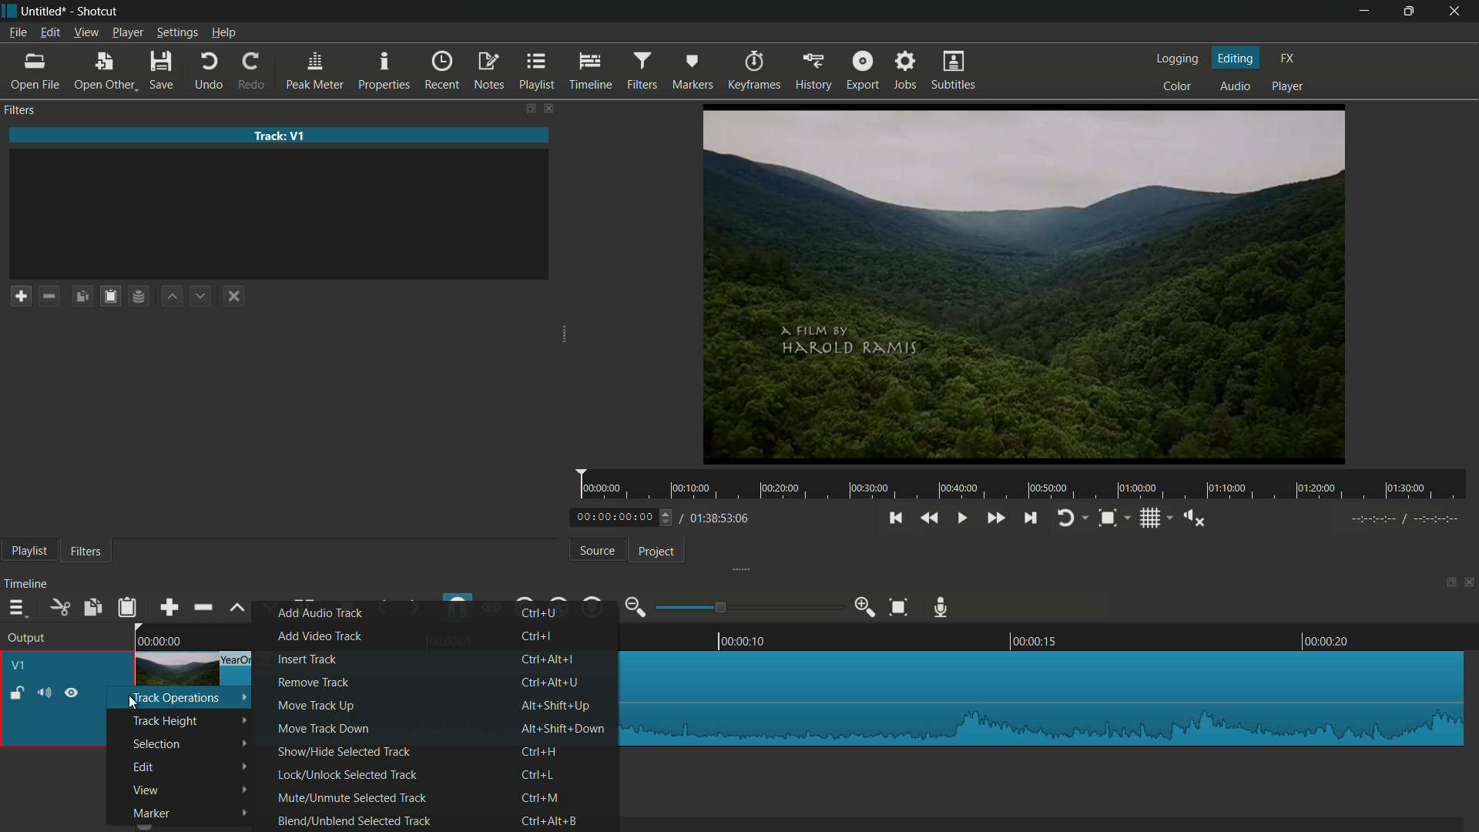  I want to click on preview, so click(1027, 283).